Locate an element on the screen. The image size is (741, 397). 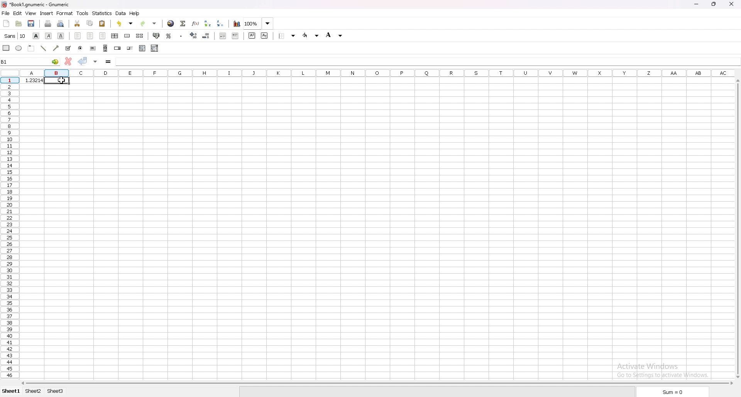
zoom is located at coordinates (257, 24).